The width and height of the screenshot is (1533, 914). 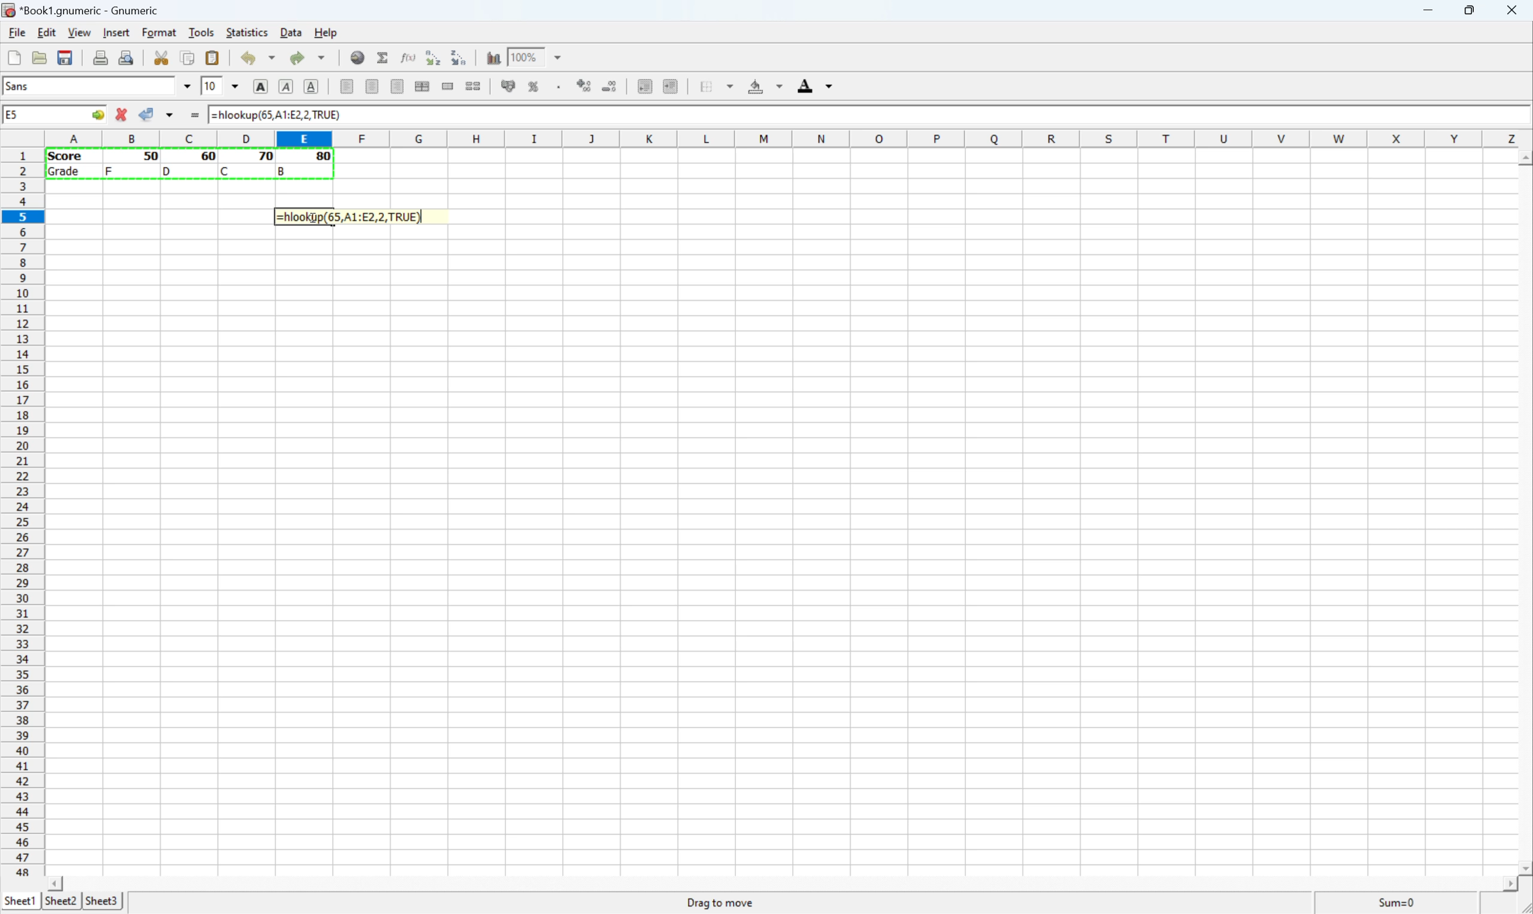 What do you see at coordinates (188, 60) in the screenshot?
I see `Copy the selection` at bounding box center [188, 60].